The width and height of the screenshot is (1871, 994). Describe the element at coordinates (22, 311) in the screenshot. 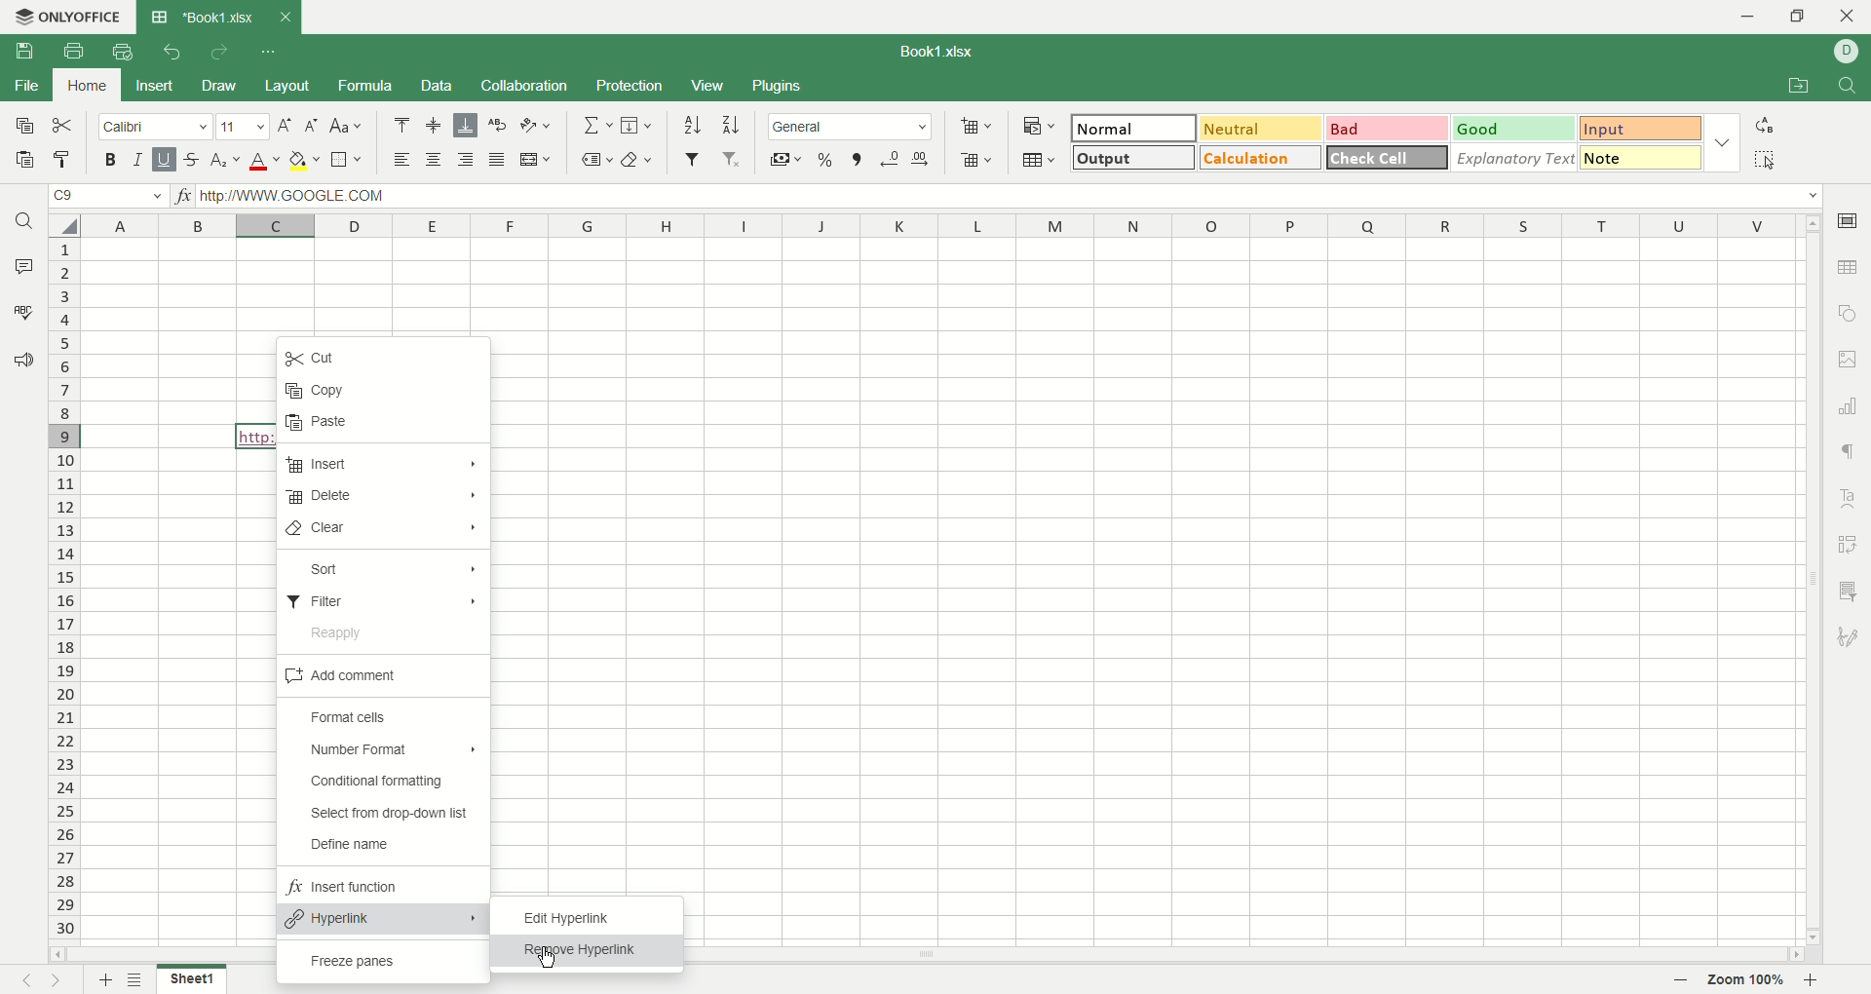

I see `spell check` at that location.